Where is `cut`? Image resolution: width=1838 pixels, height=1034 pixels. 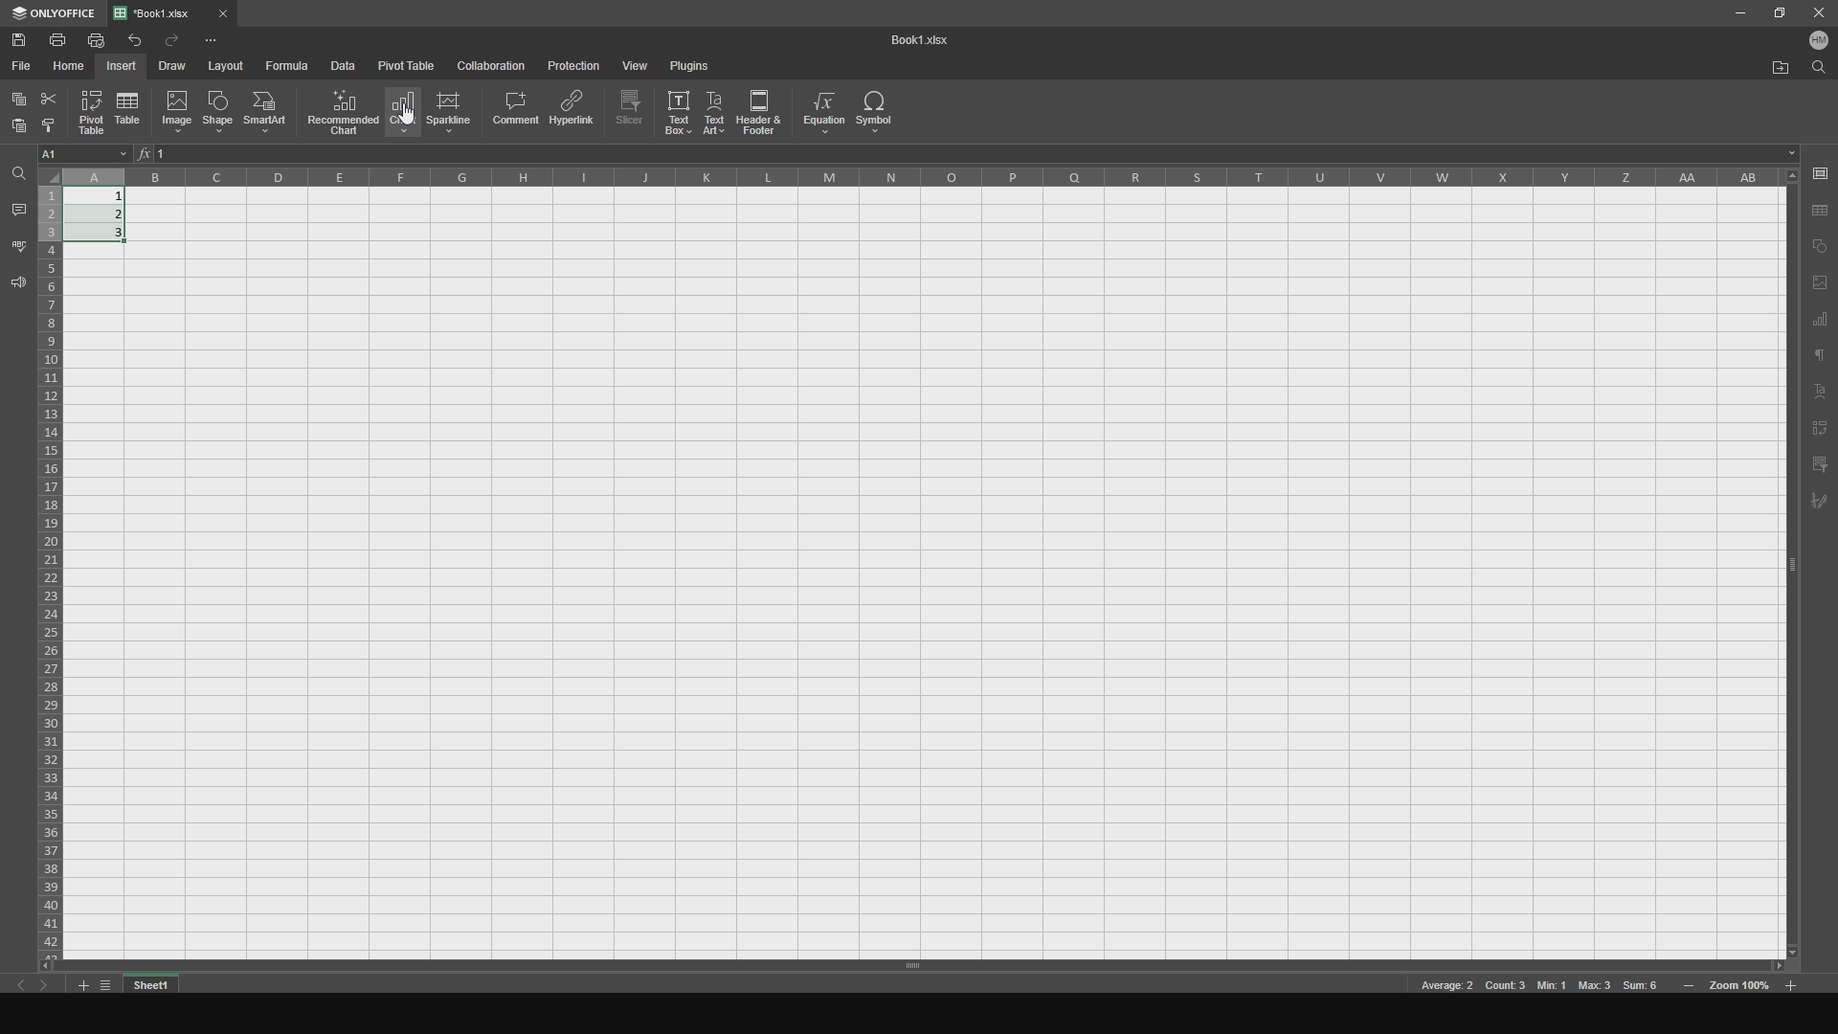 cut is located at coordinates (51, 96).